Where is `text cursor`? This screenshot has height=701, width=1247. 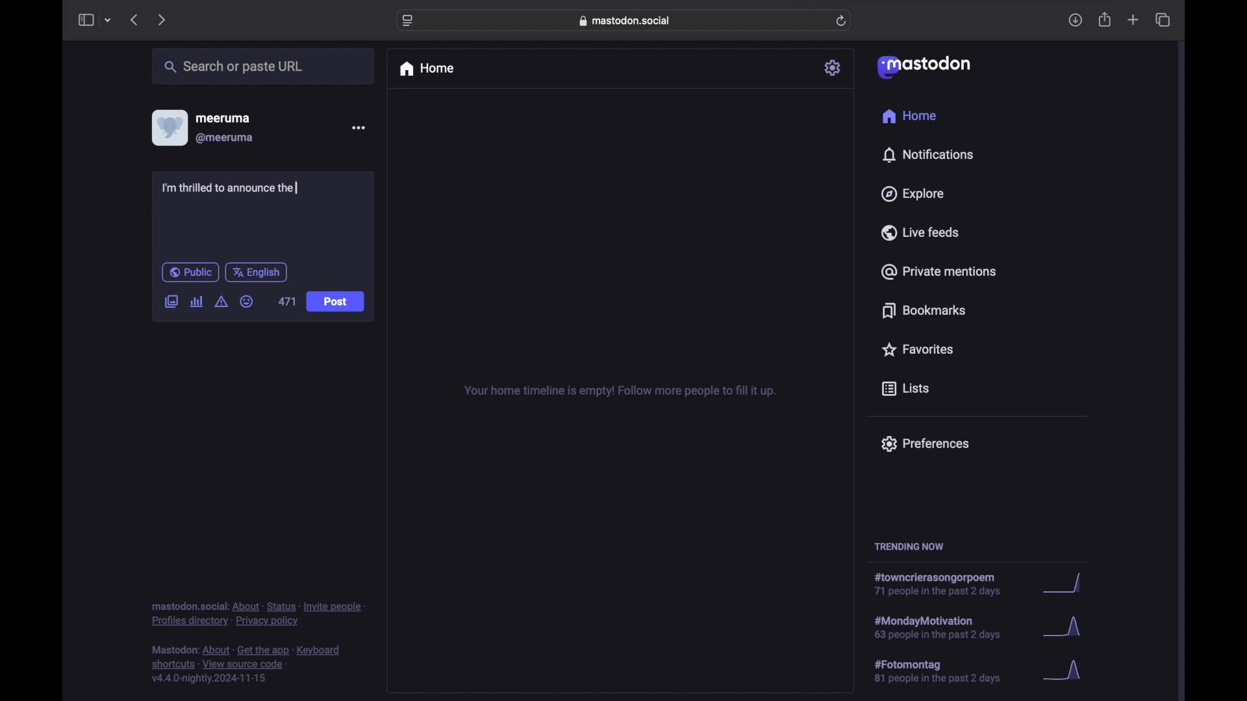
text cursor is located at coordinates (297, 188).